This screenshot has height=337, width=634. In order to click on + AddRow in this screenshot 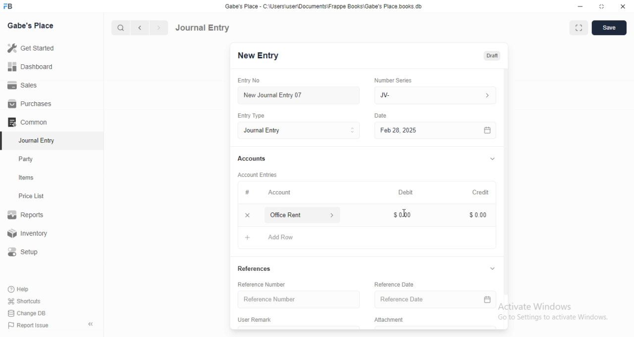, I will do `click(270, 239)`.